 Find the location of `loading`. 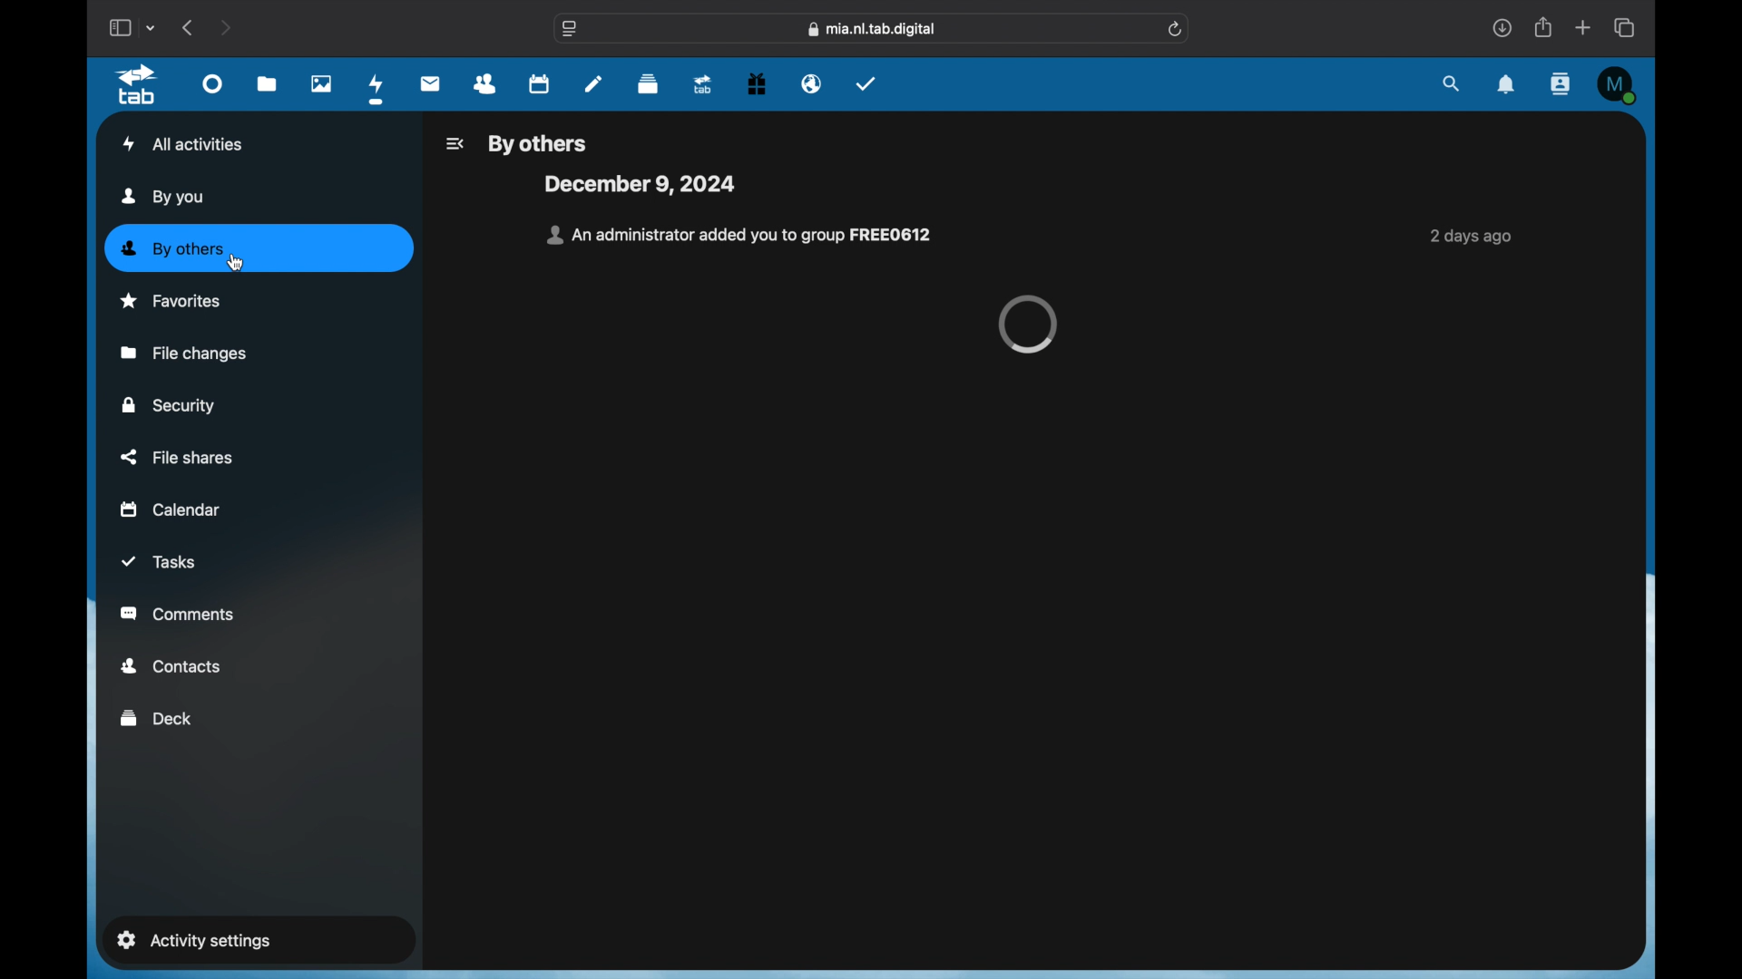

loading is located at coordinates (1029, 326).